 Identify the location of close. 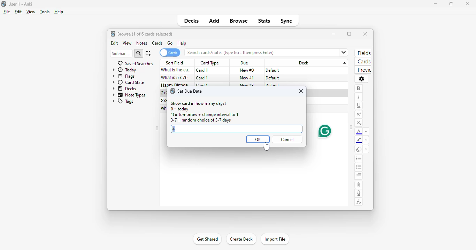
(365, 34).